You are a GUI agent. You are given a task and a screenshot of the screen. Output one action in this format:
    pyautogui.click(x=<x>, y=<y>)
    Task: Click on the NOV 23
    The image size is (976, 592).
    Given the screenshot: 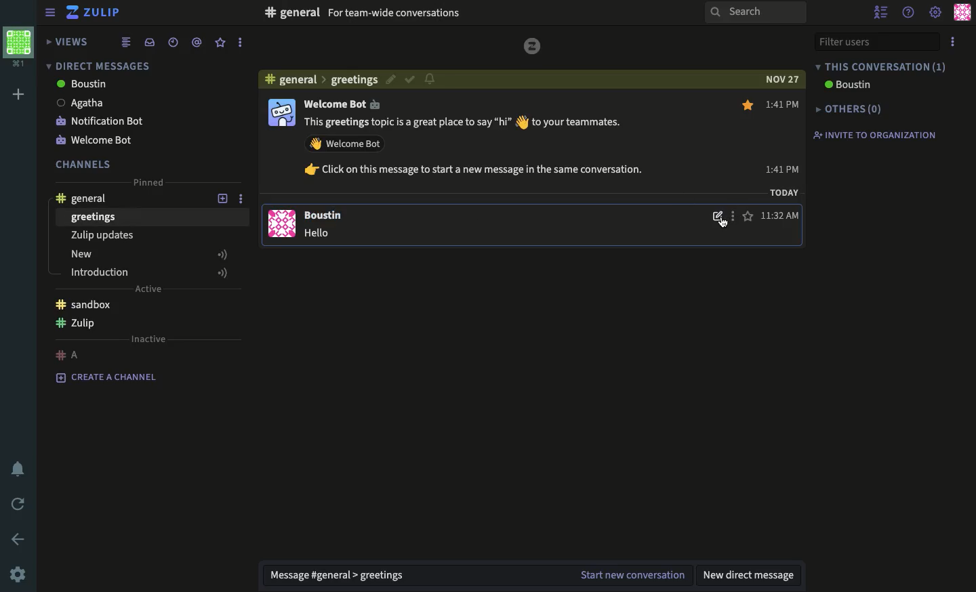 What is the action you would take?
    pyautogui.click(x=780, y=77)
    